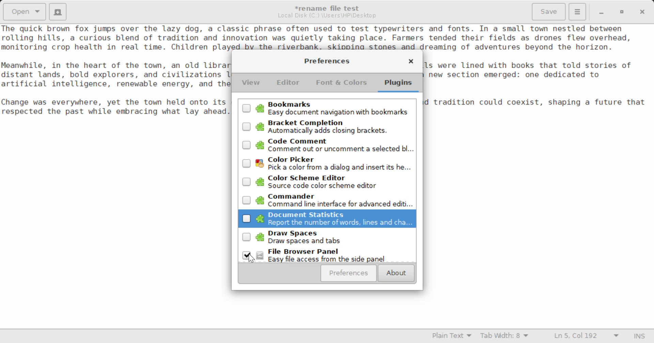  Describe the element at coordinates (328, 108) in the screenshot. I see `Unselected Bookmarks Plugin` at that location.